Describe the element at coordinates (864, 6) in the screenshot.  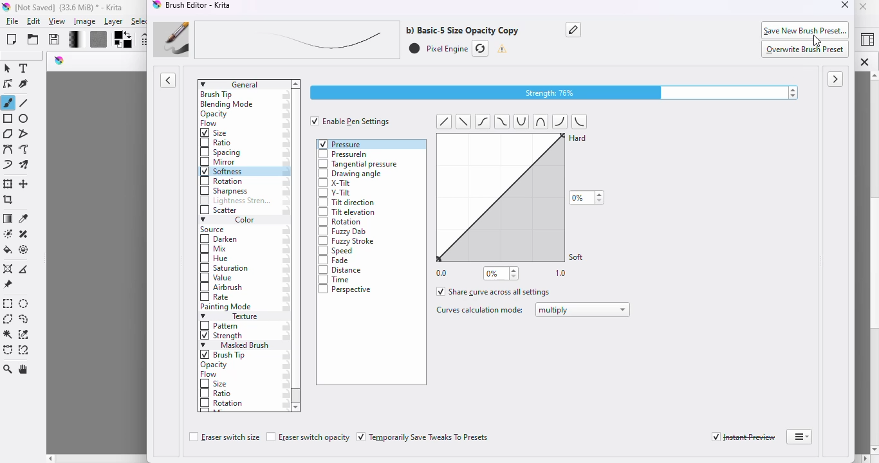
I see `close` at that location.